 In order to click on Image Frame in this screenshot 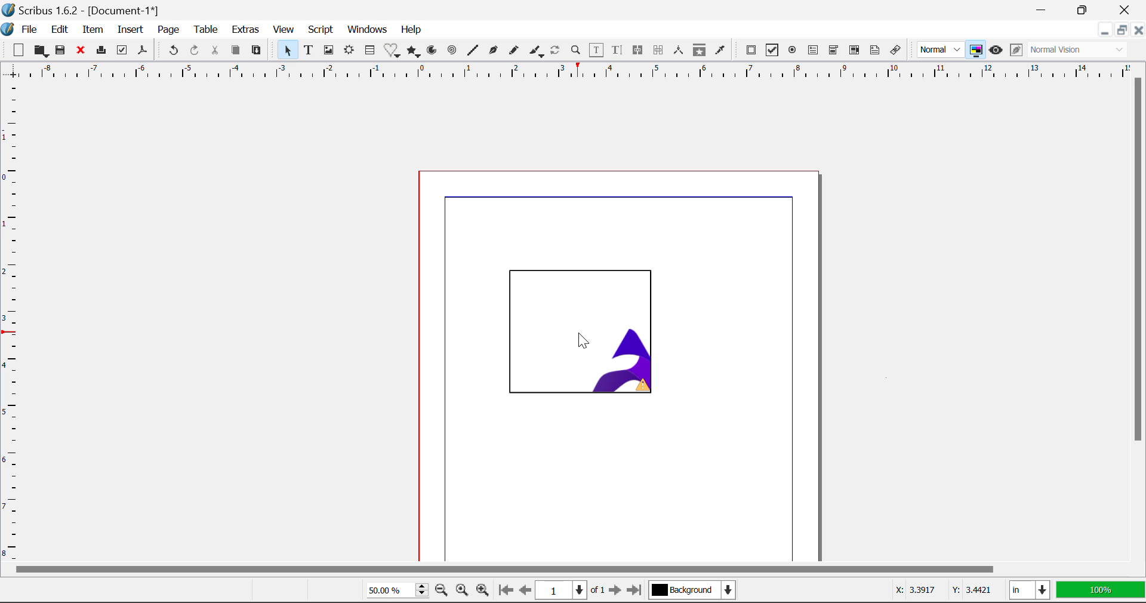, I will do `click(329, 52)`.